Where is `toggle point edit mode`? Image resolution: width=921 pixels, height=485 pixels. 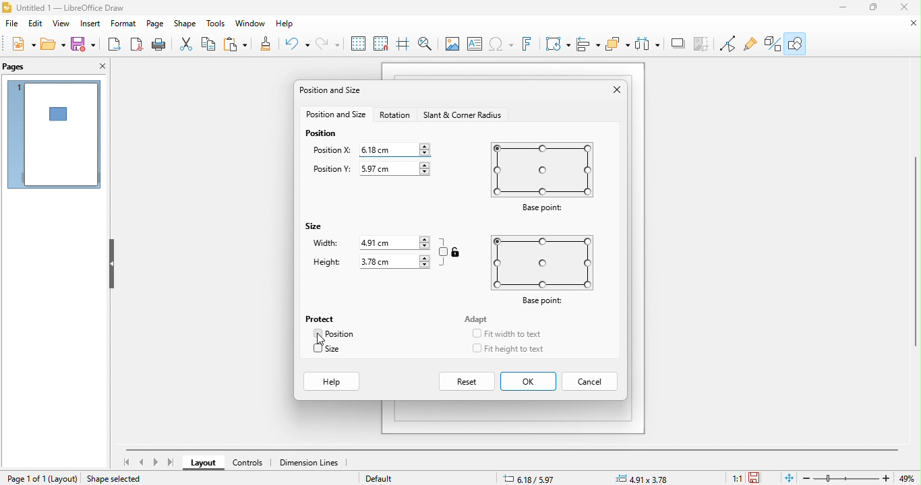
toggle point edit mode is located at coordinates (729, 44).